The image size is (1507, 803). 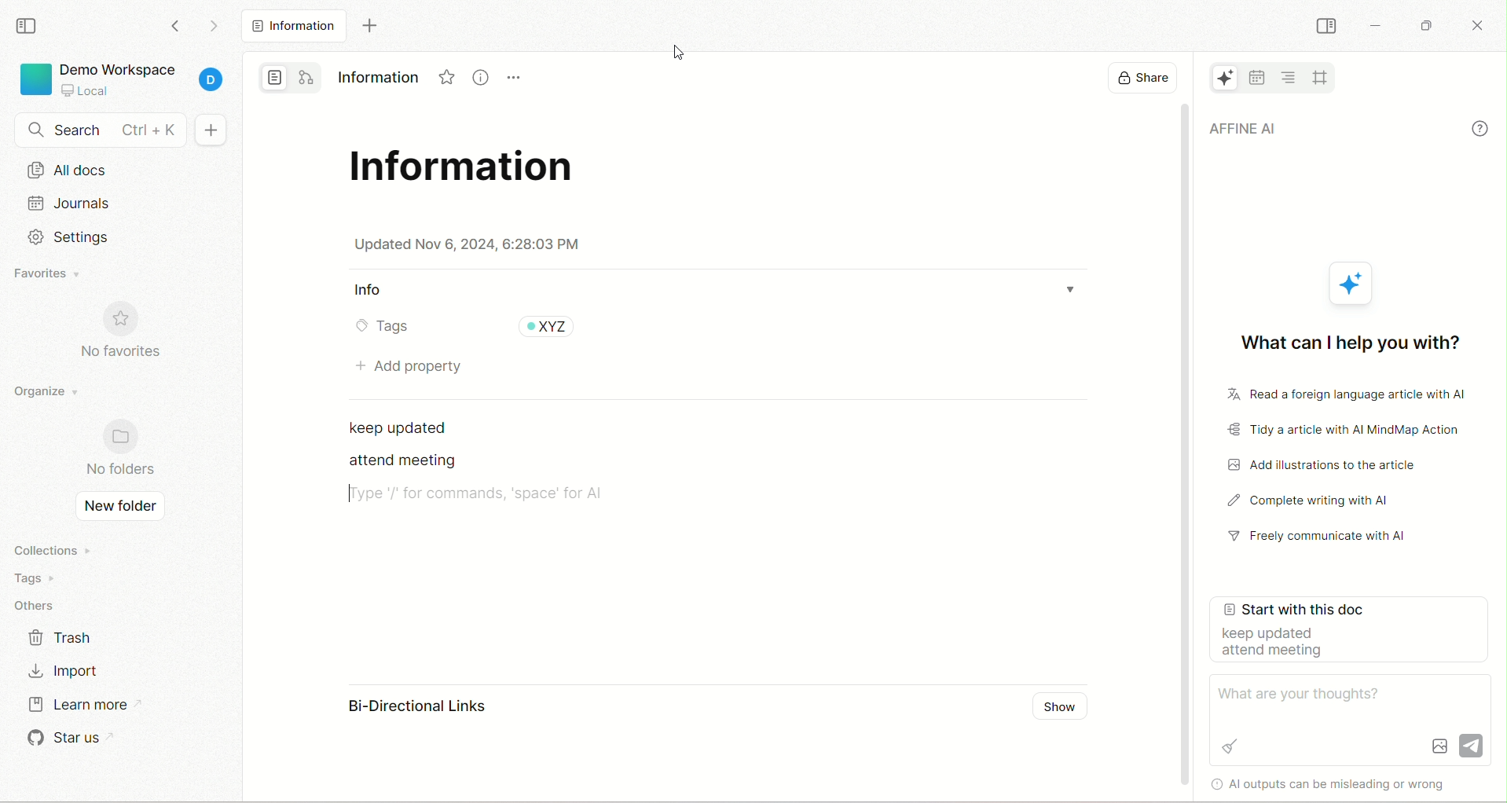 What do you see at coordinates (401, 708) in the screenshot?
I see `bi-directional links` at bounding box center [401, 708].